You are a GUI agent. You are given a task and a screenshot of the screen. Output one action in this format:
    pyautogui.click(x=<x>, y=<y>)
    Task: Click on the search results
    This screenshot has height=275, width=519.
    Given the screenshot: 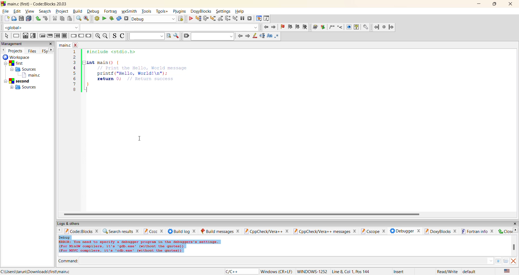 What is the action you would take?
    pyautogui.click(x=121, y=231)
    